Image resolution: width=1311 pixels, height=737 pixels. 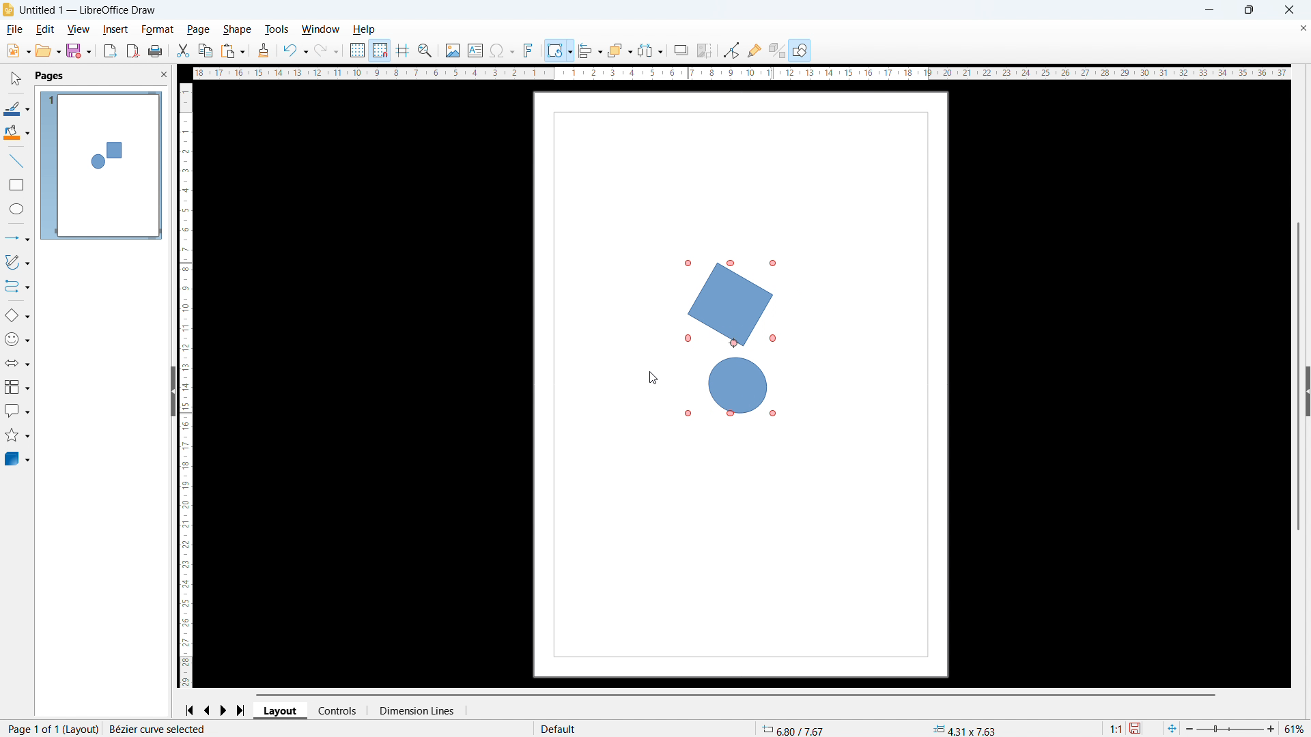 What do you see at coordinates (16, 160) in the screenshot?
I see `line ` at bounding box center [16, 160].